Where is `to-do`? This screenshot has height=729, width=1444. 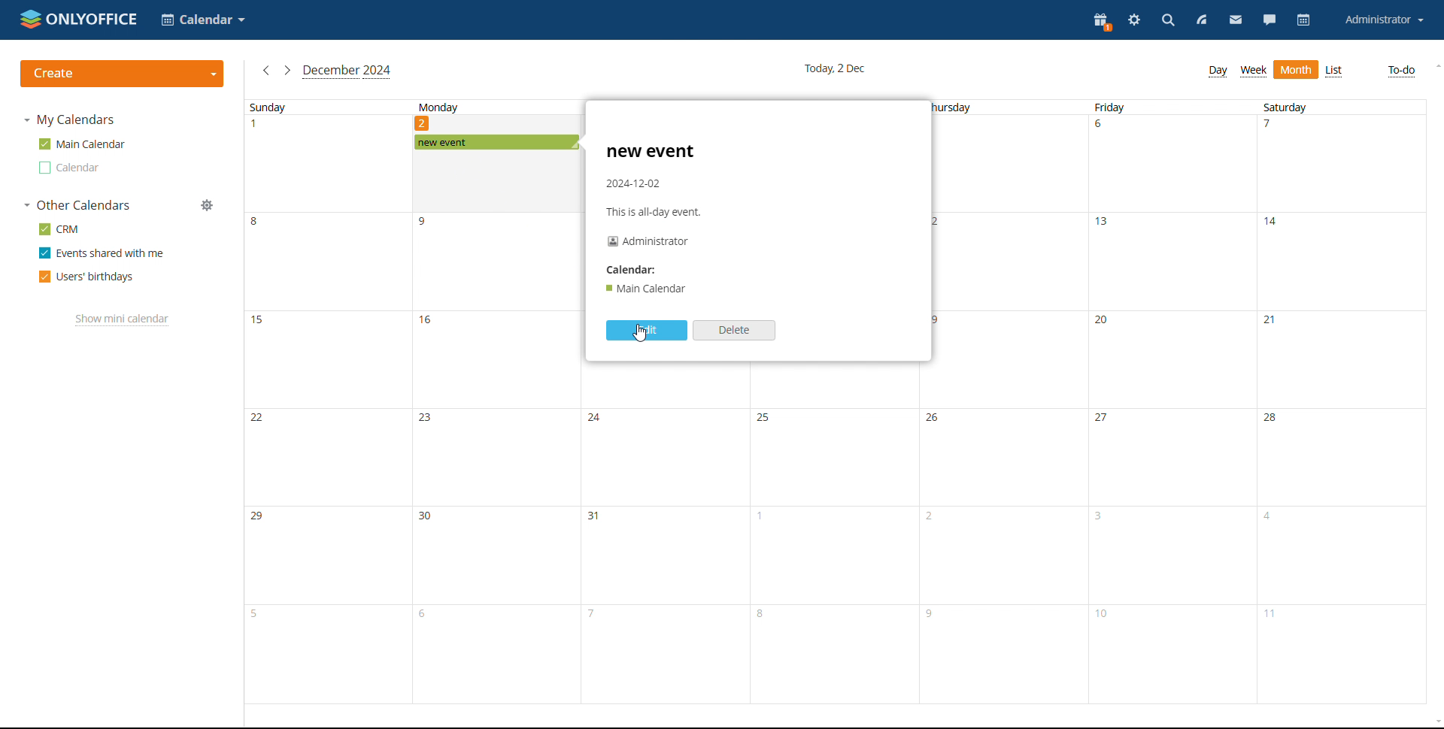 to-do is located at coordinates (1400, 71).